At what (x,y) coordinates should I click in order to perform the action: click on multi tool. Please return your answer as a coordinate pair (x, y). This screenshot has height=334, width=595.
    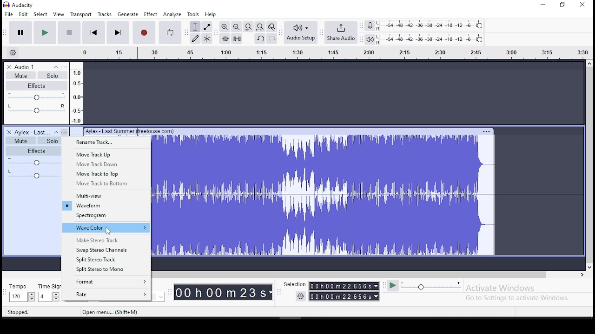
    Looking at the image, I should click on (206, 39).